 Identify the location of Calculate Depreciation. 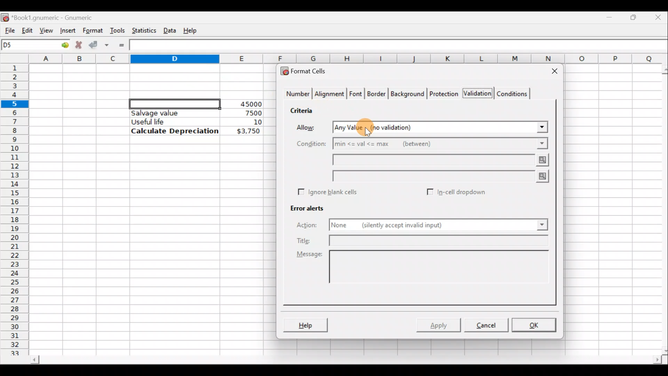
(175, 131).